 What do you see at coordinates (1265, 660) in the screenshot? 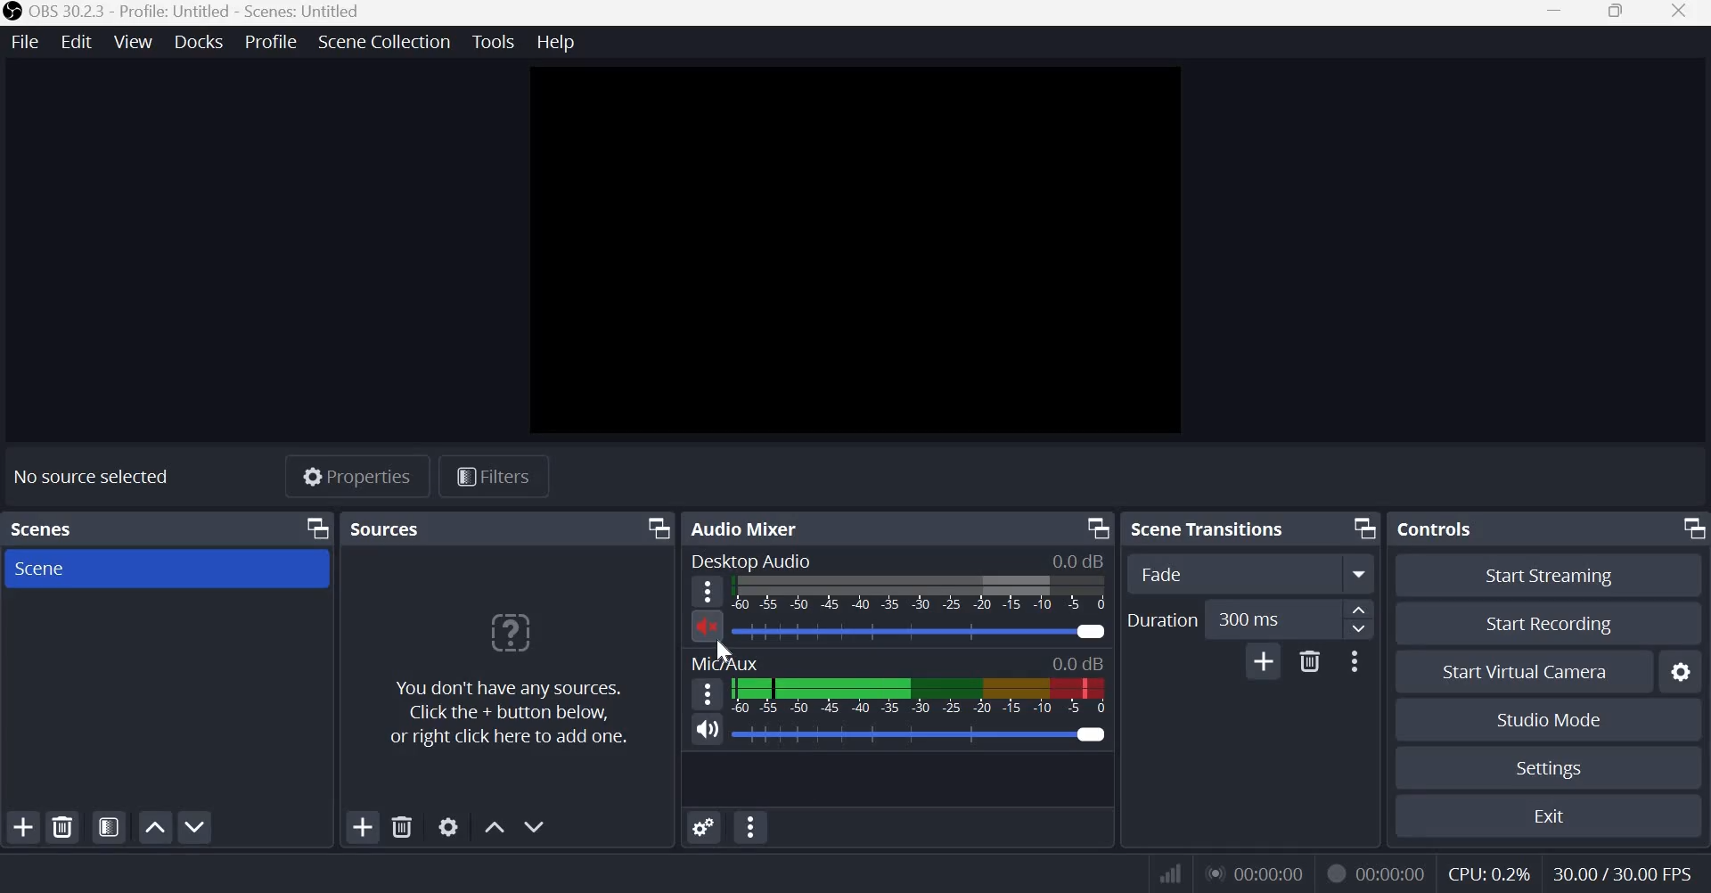
I see `Add Transition` at bounding box center [1265, 660].